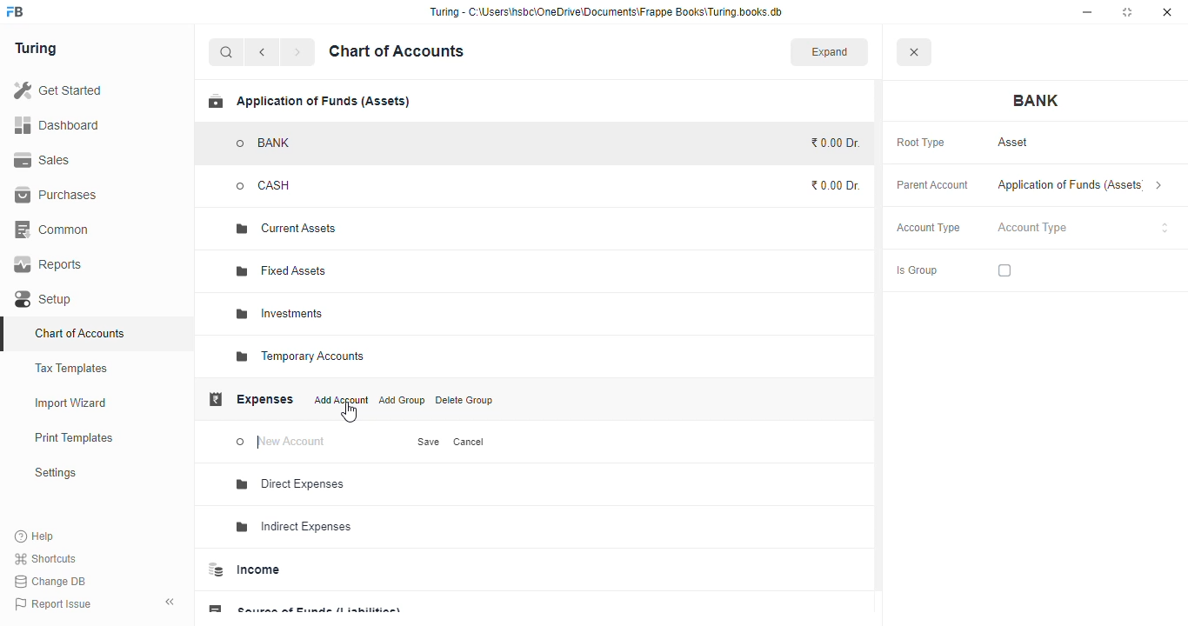  I want to click on CASH, so click(282, 185).